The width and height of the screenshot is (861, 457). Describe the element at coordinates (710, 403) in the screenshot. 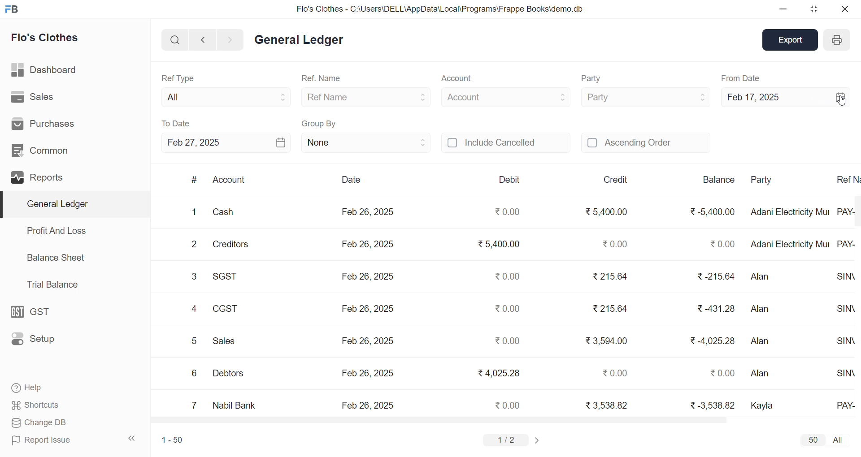

I see `₹ -3,538.82` at that location.